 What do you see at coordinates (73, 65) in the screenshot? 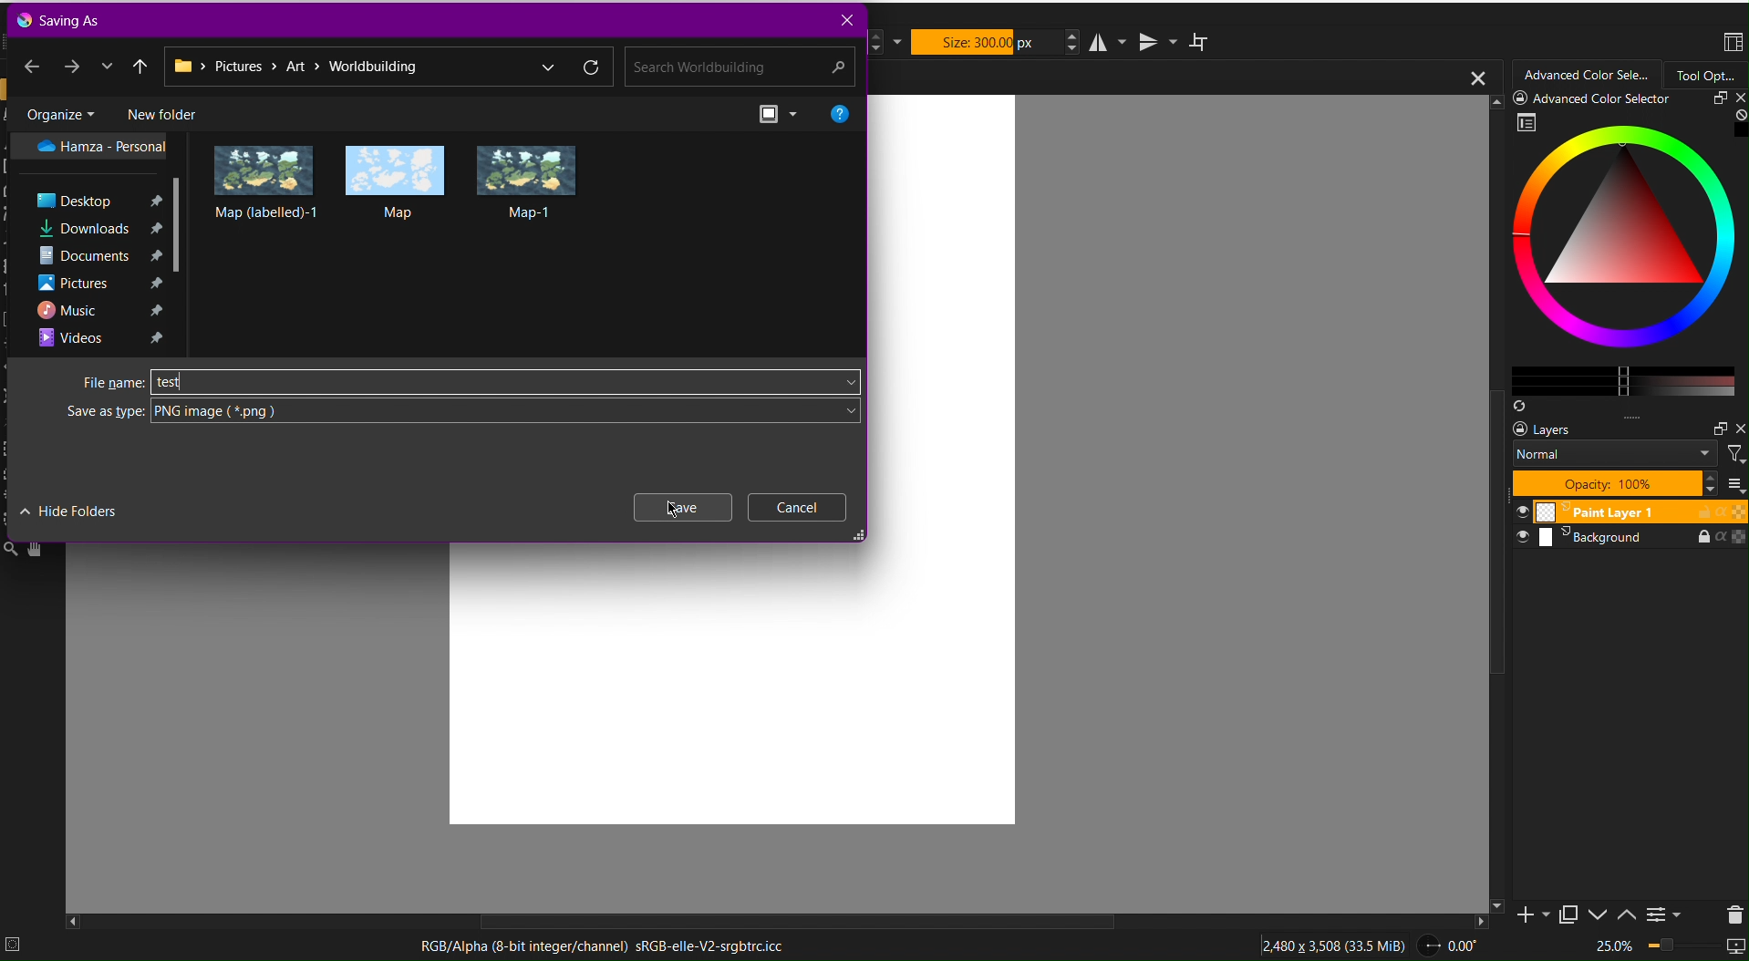
I see `Next` at bounding box center [73, 65].